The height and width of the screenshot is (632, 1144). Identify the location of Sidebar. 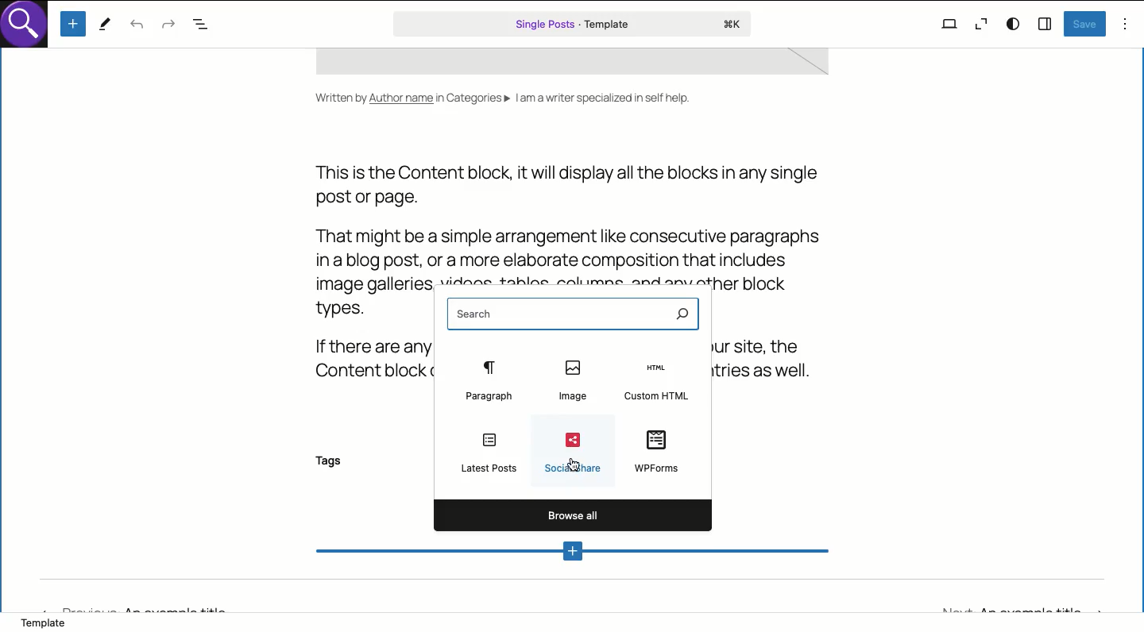
(1045, 22).